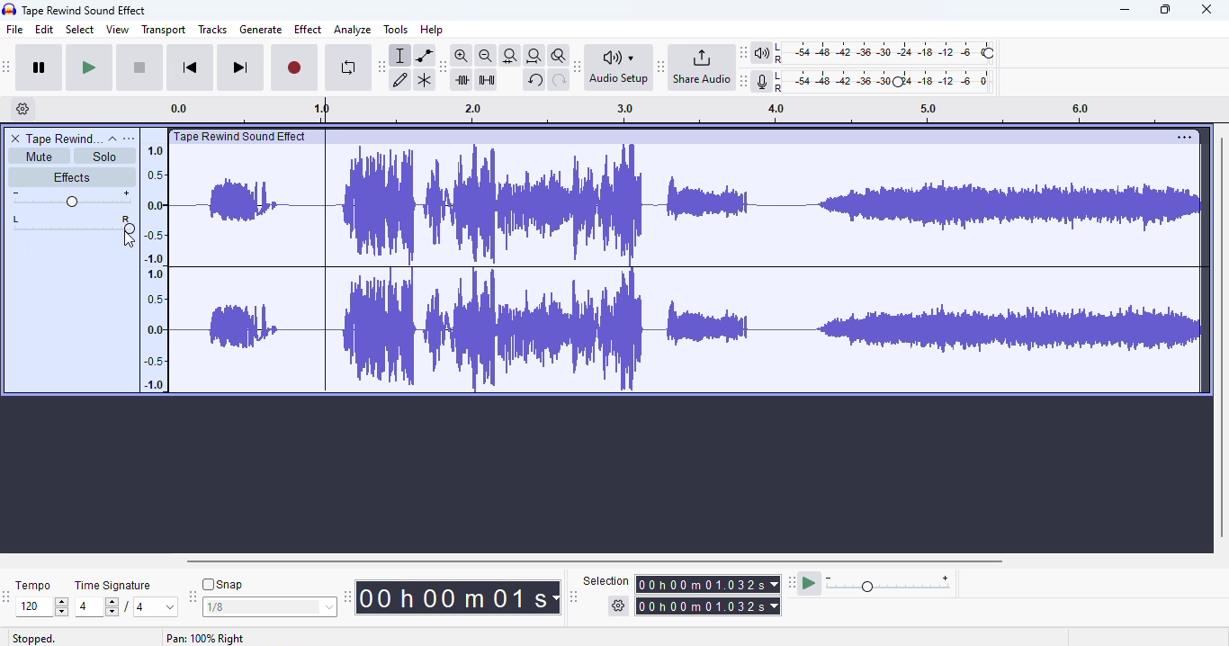 The image size is (1229, 646). What do you see at coordinates (349, 67) in the screenshot?
I see `enable looping` at bounding box center [349, 67].